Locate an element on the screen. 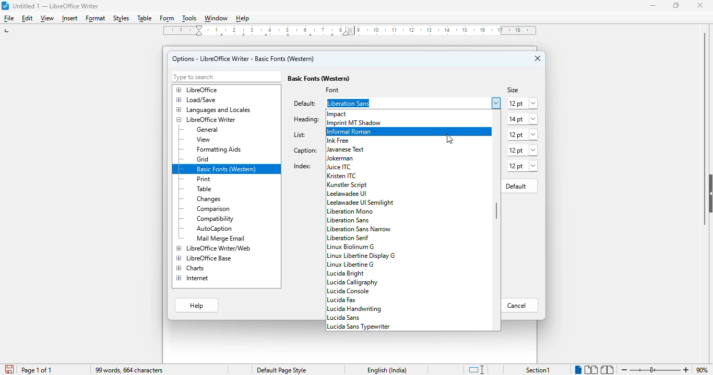  changes is located at coordinates (208, 199).